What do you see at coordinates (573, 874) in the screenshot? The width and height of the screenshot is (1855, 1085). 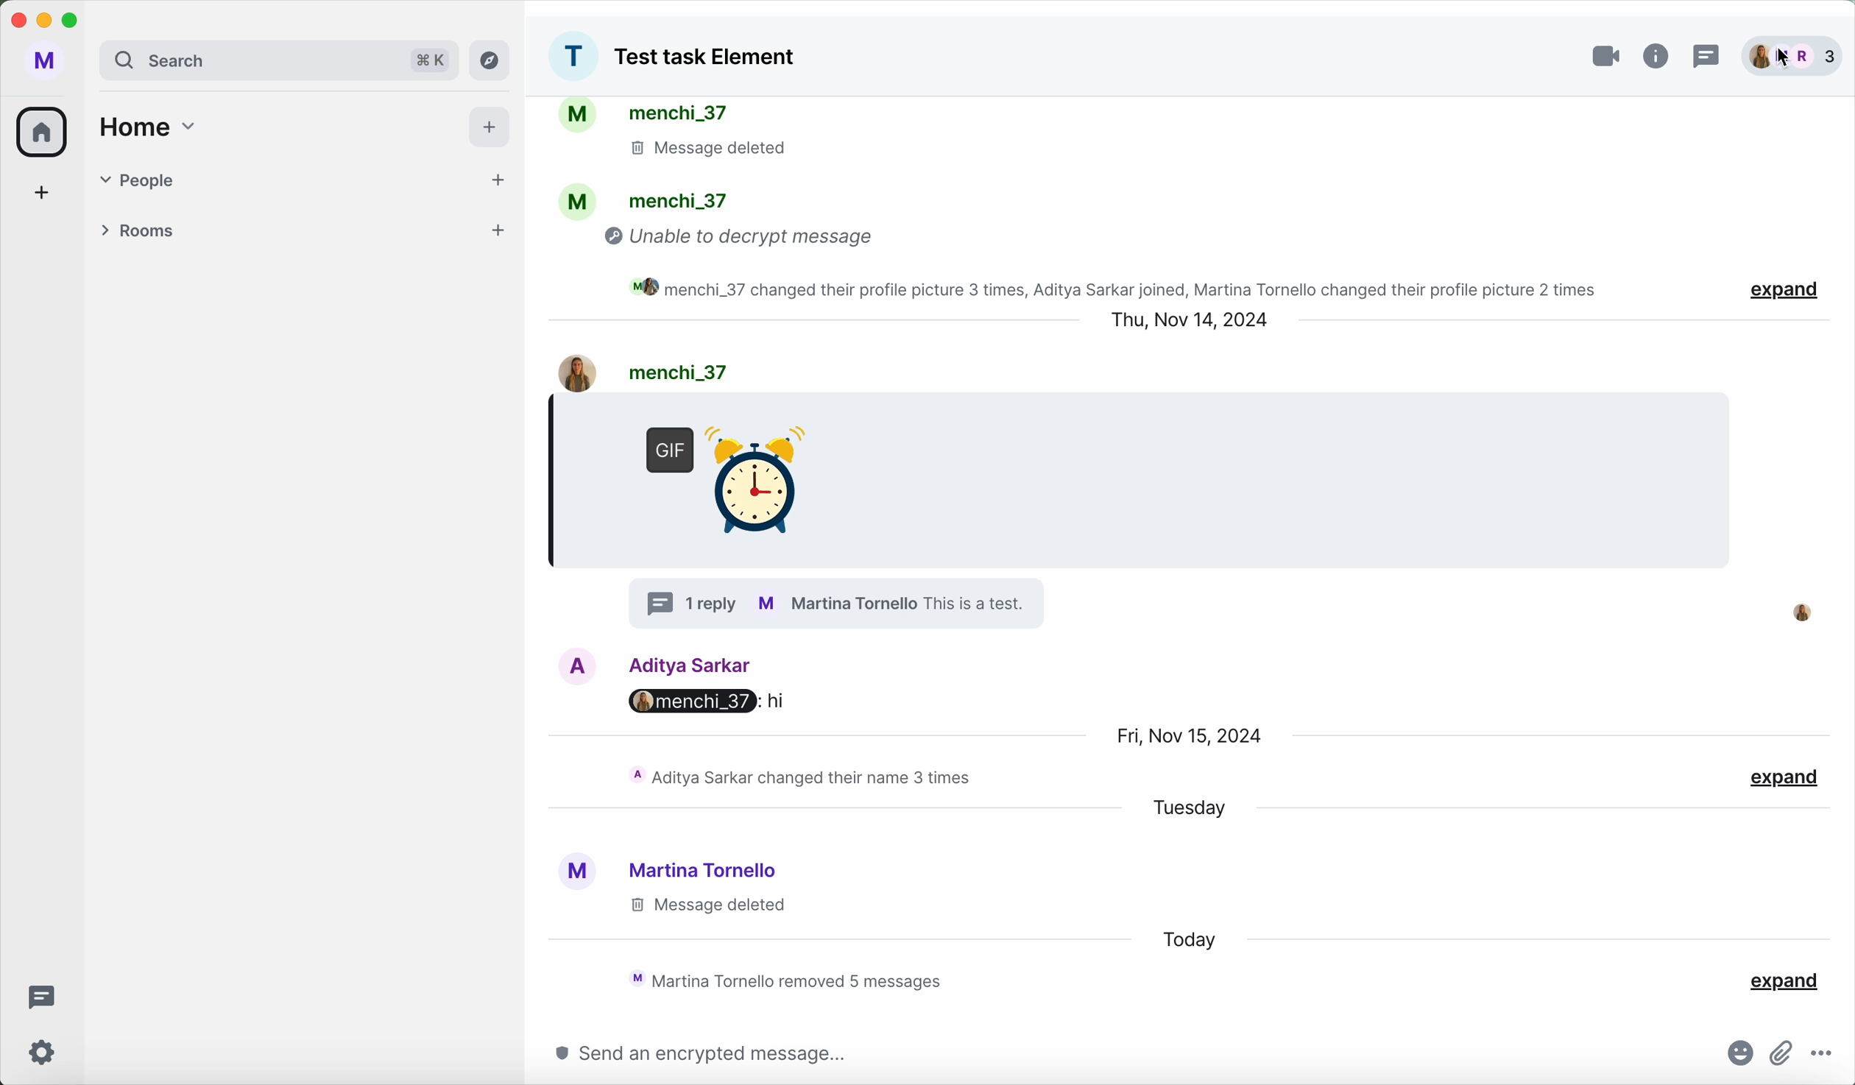 I see `profile picture` at bounding box center [573, 874].